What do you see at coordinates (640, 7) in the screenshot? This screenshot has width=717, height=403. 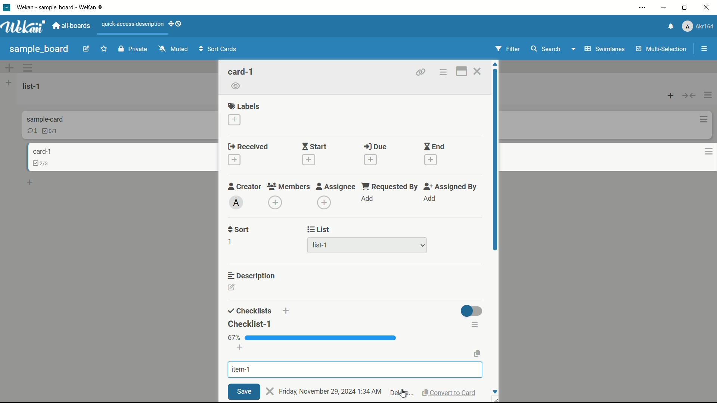 I see `settings and more` at bounding box center [640, 7].